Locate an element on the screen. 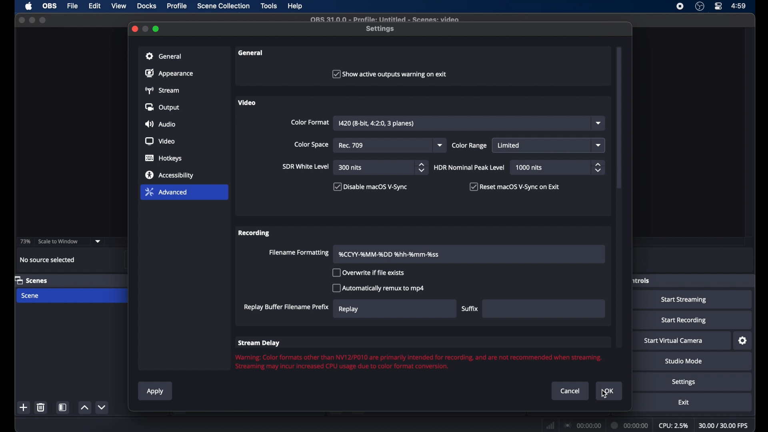  maximize is located at coordinates (44, 20).